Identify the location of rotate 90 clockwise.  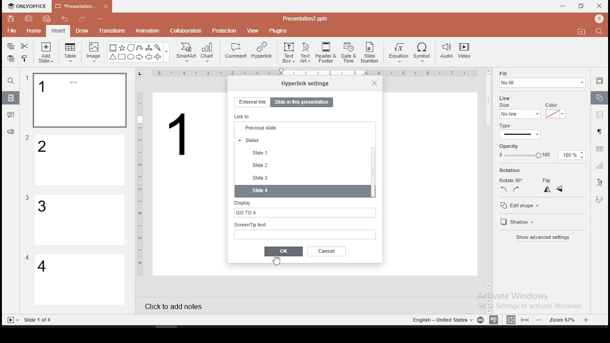
(517, 189).